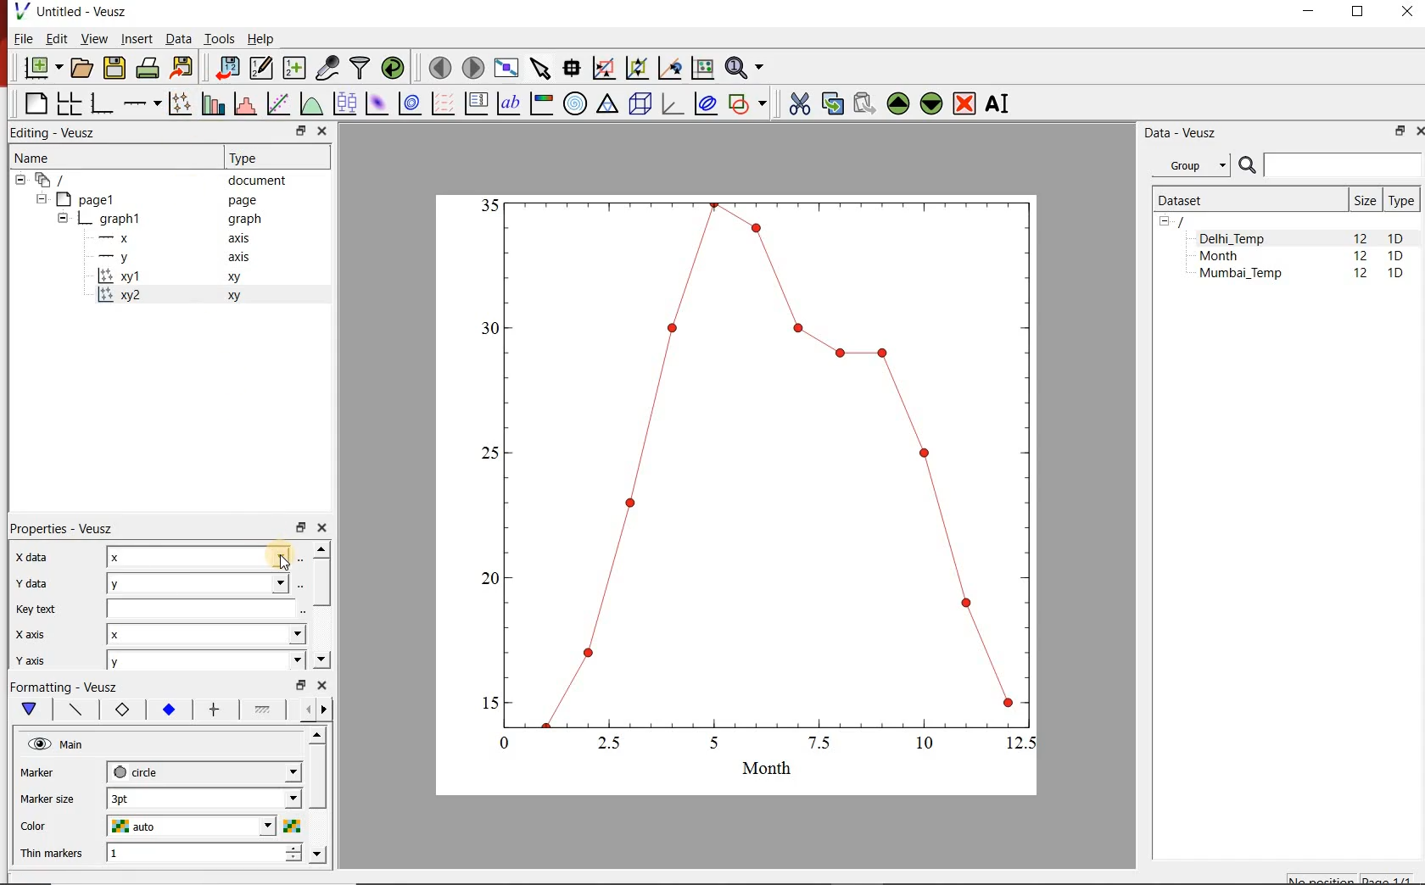 The image size is (1425, 885). Describe the element at coordinates (572, 68) in the screenshot. I see `read data points on the graph` at that location.